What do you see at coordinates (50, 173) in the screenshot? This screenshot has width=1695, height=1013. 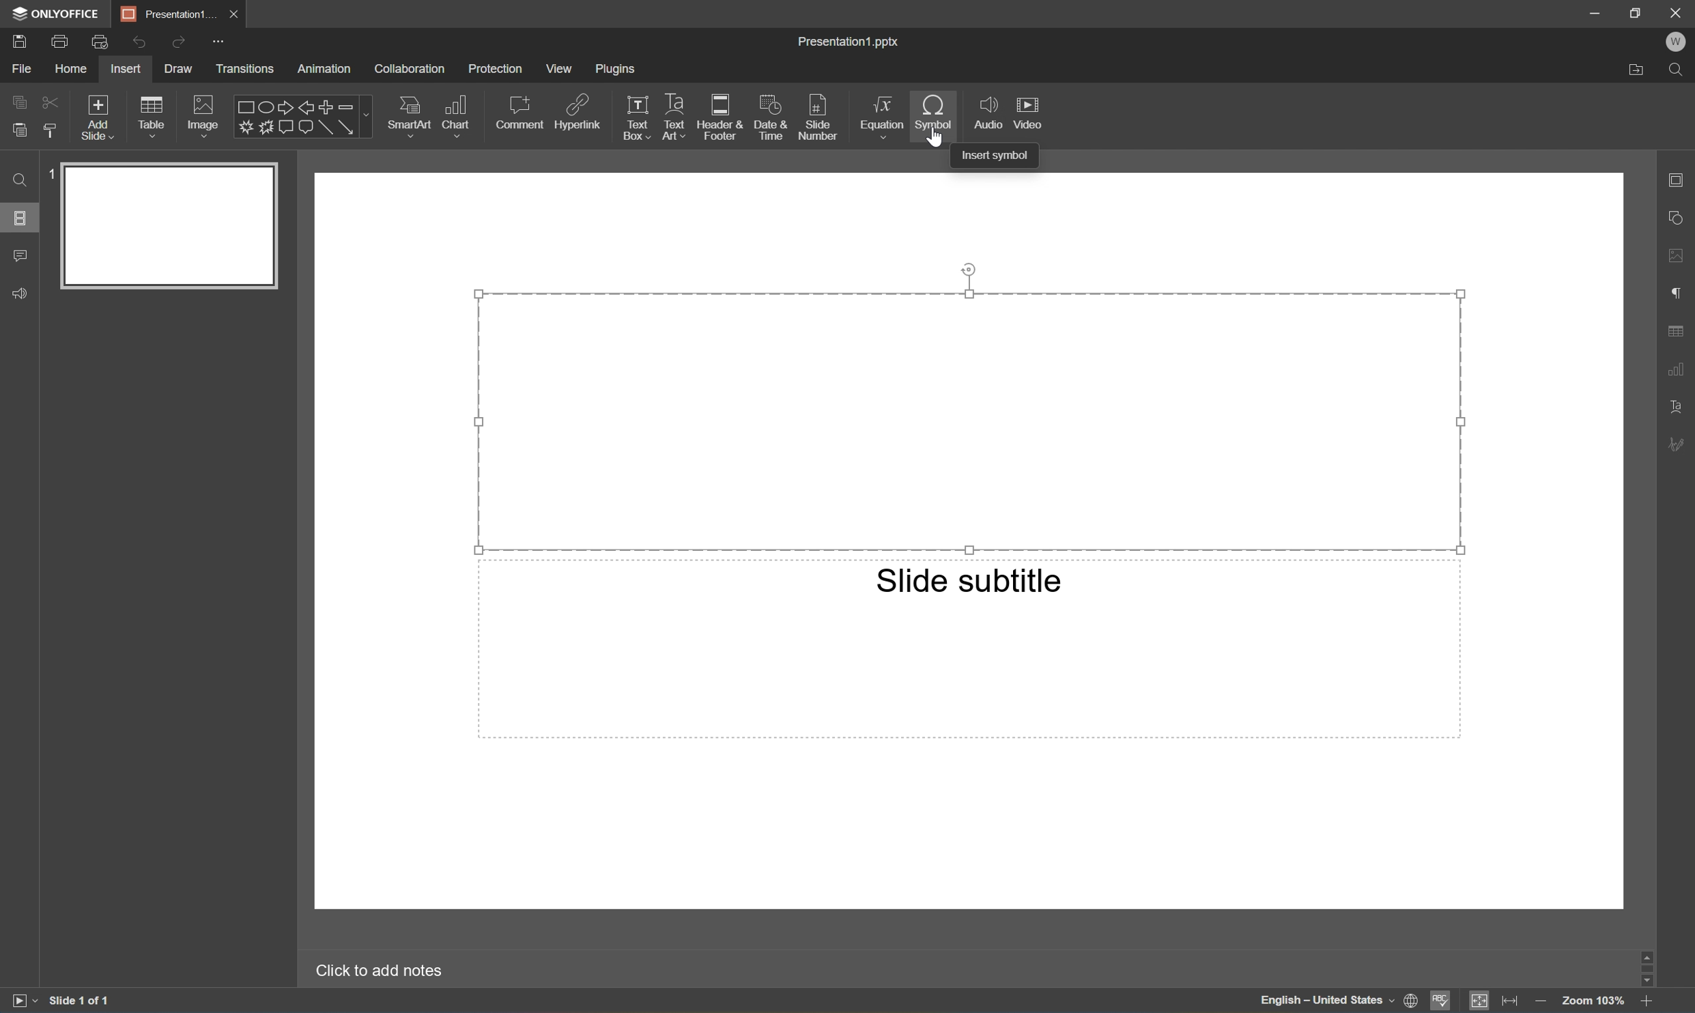 I see `1` at bounding box center [50, 173].